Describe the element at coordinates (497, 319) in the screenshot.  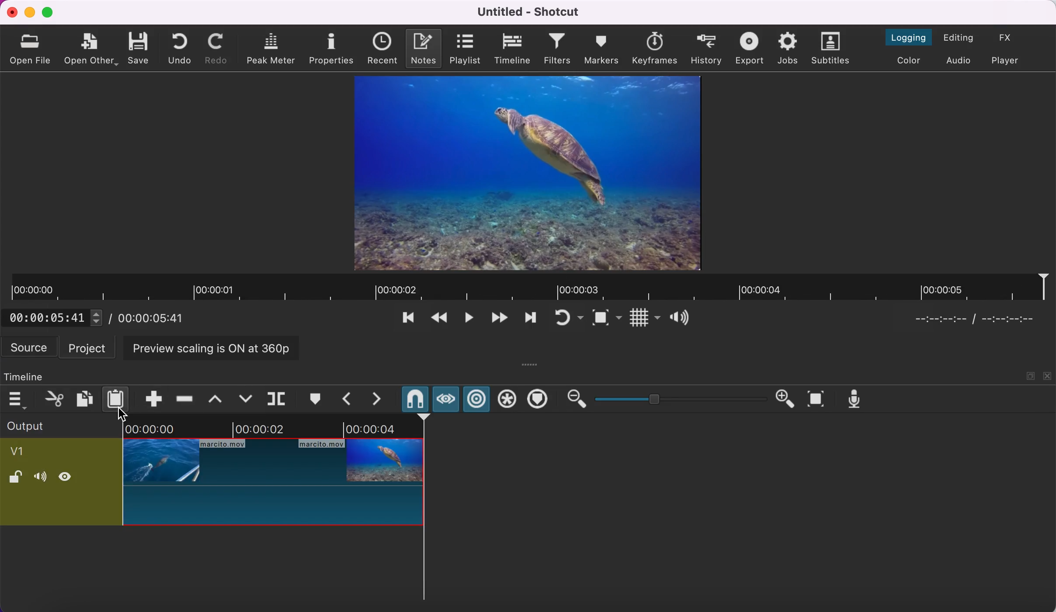
I see `play quickly forwards` at that location.